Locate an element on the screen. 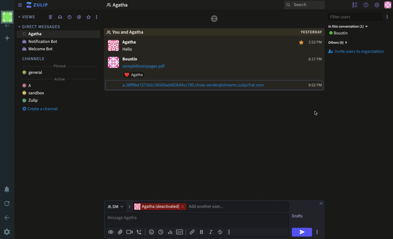  Welcome bot is located at coordinates (39, 49).